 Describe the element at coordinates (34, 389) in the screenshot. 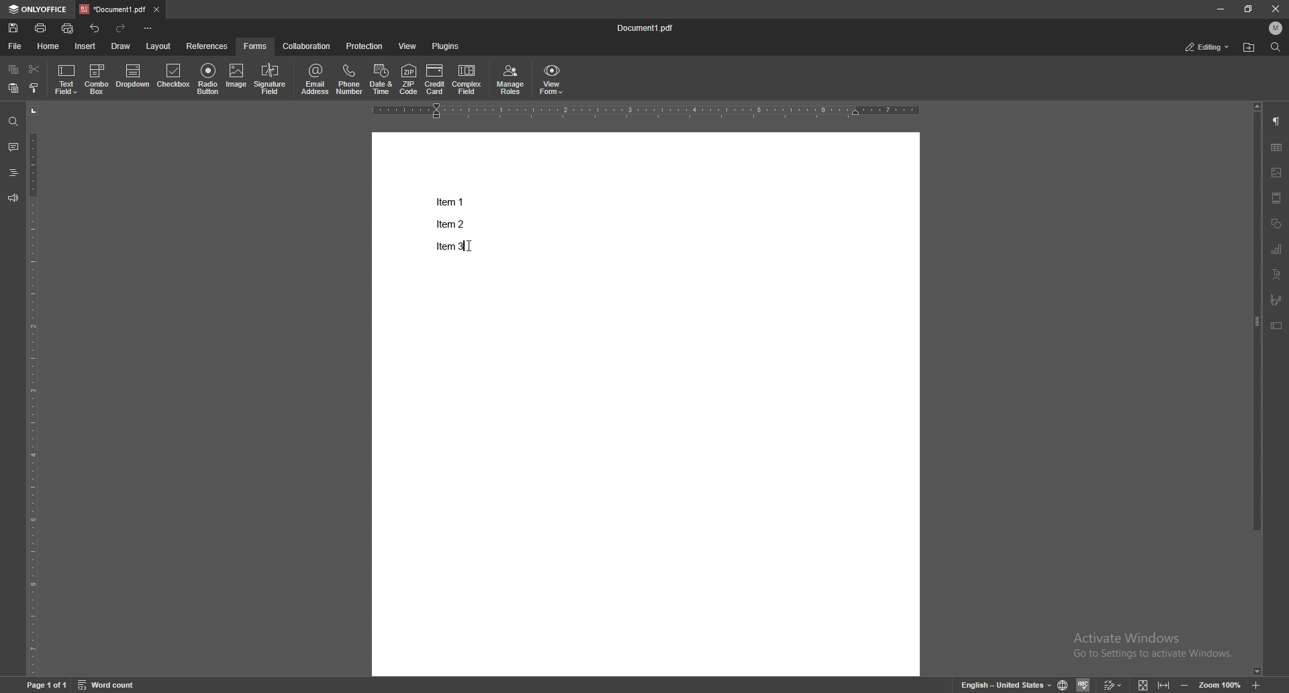

I see `vertical scale` at that location.